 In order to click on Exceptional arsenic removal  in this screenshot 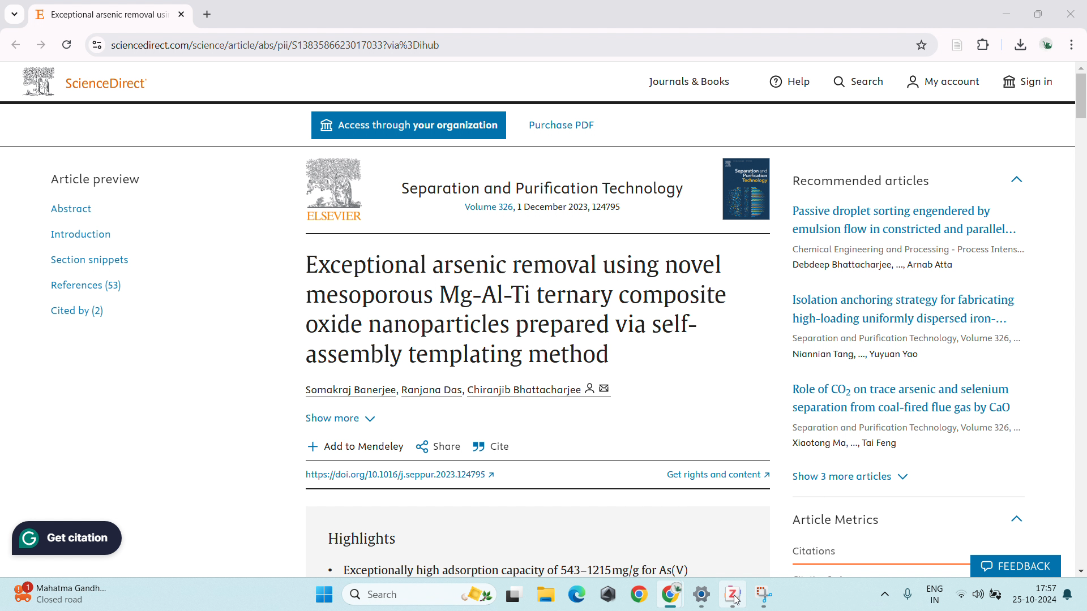, I will do `click(102, 16)`.